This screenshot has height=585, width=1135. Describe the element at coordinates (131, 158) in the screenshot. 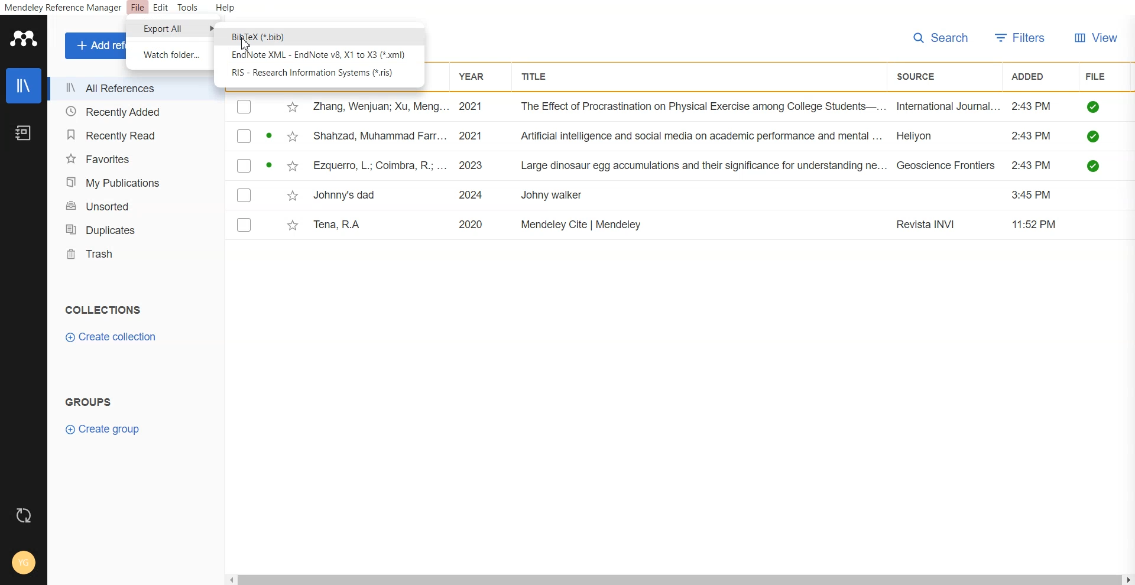

I see `Favorites` at that location.